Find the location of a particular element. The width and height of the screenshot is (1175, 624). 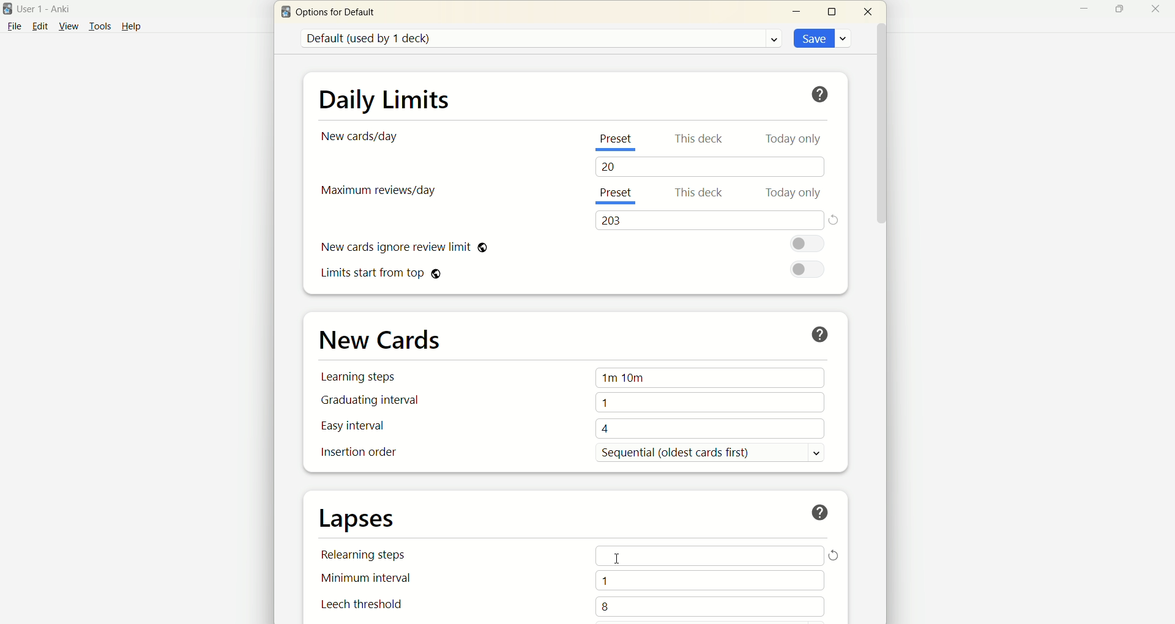

options for default is located at coordinates (339, 15).